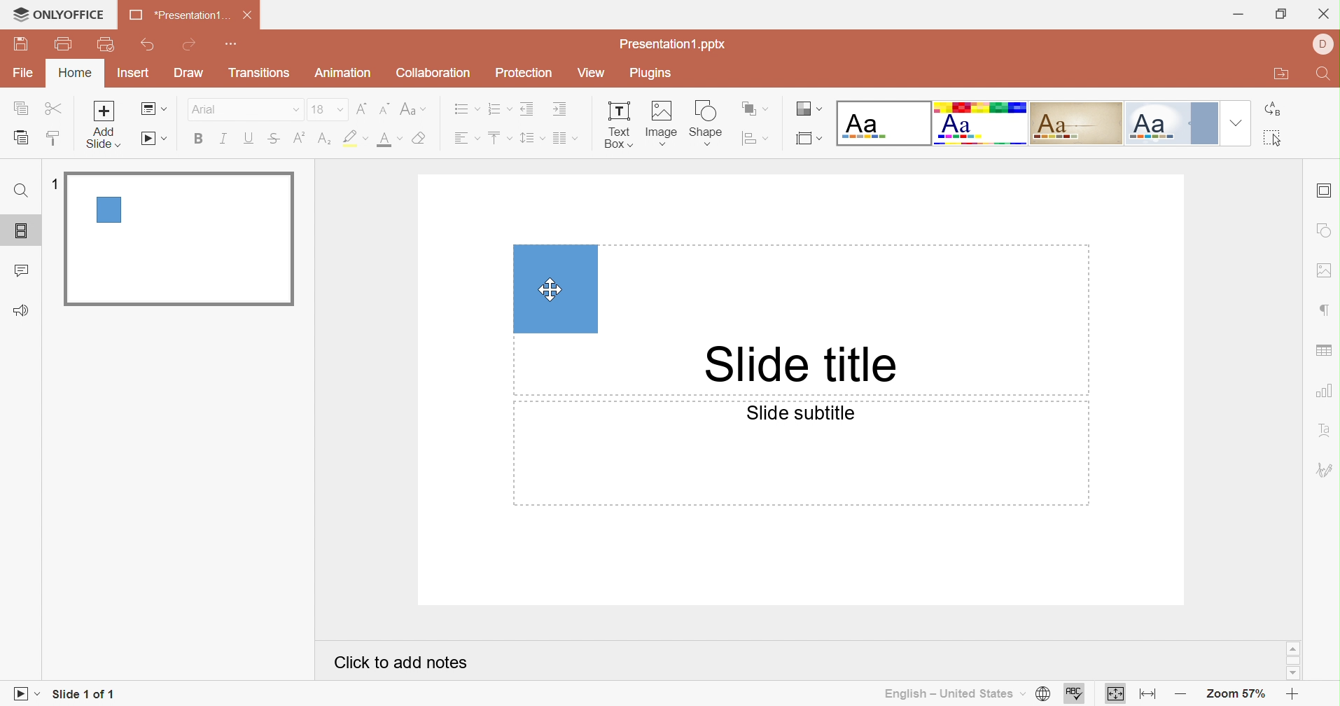 The height and width of the screenshot is (706, 1340). What do you see at coordinates (1182, 695) in the screenshot?
I see `Zoom out` at bounding box center [1182, 695].